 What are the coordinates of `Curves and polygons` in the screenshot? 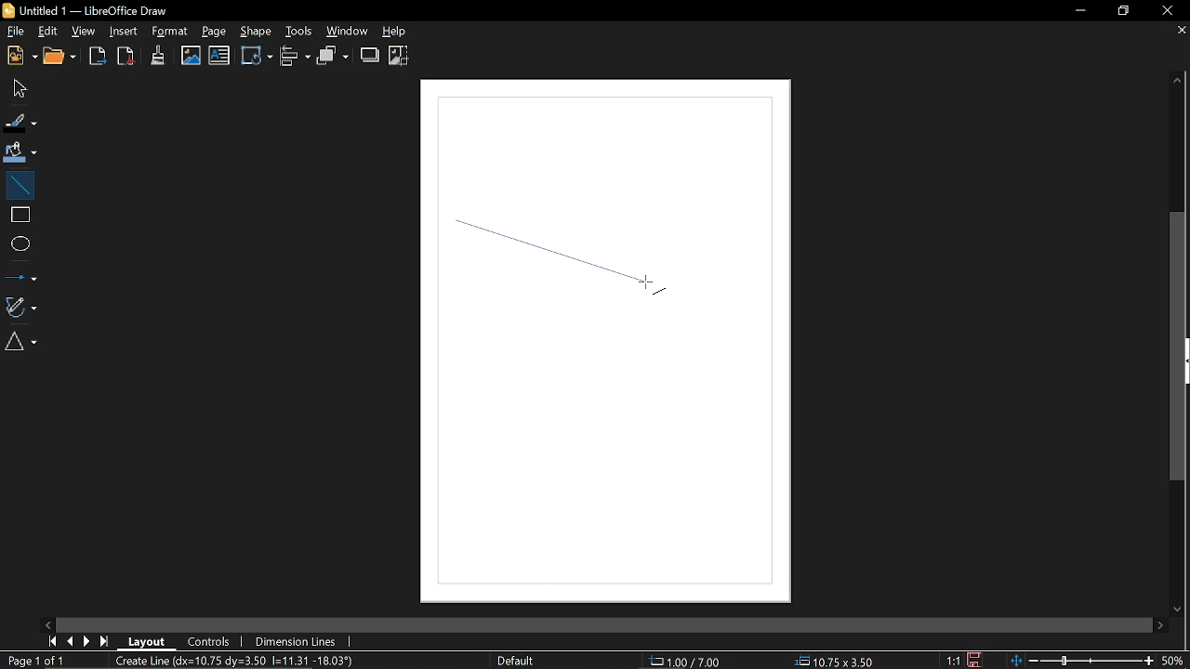 It's located at (21, 307).